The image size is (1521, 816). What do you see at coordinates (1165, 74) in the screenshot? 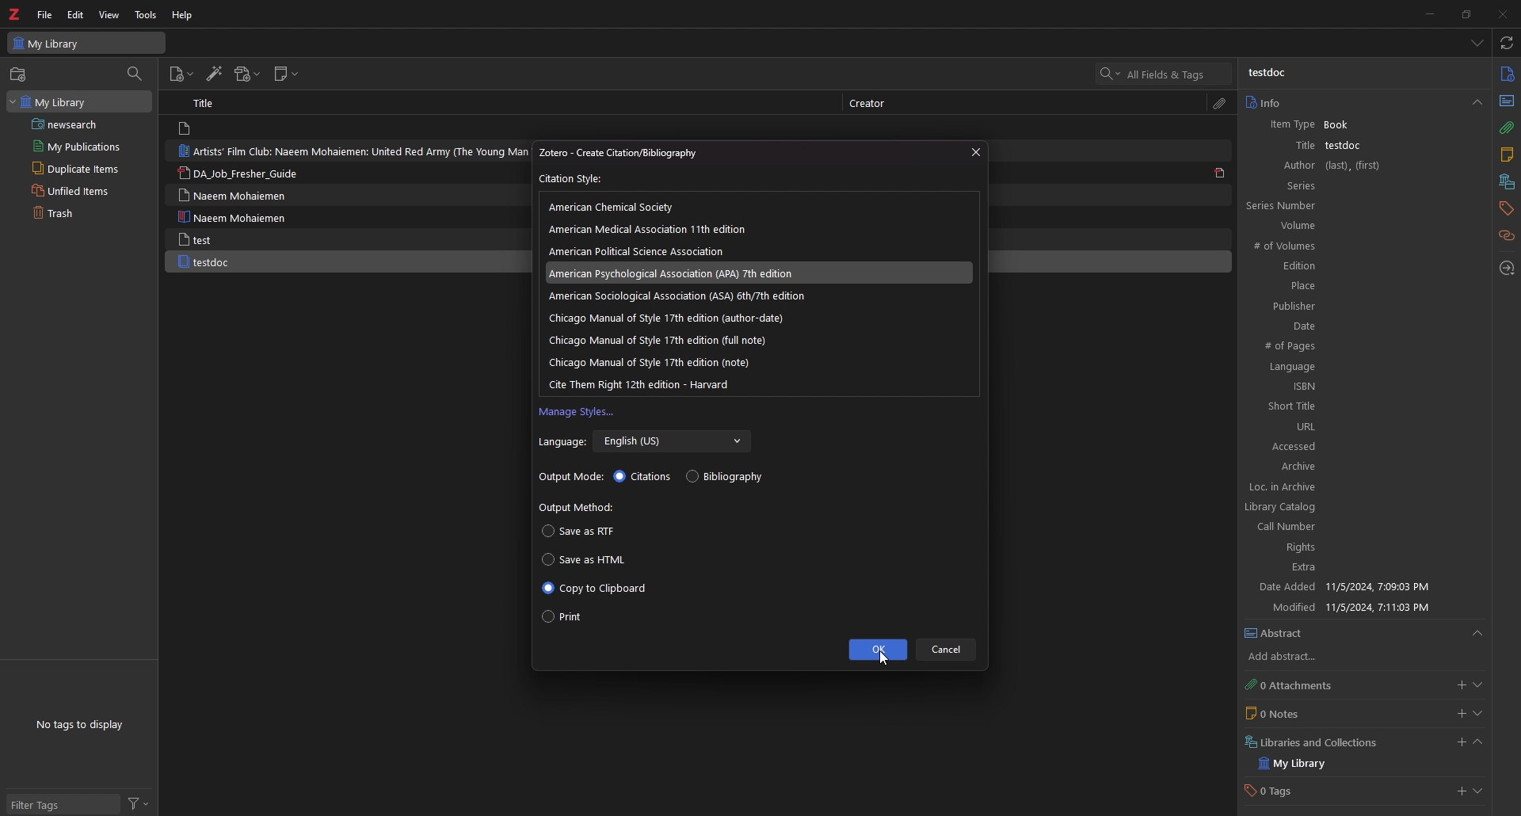
I see `search` at bounding box center [1165, 74].